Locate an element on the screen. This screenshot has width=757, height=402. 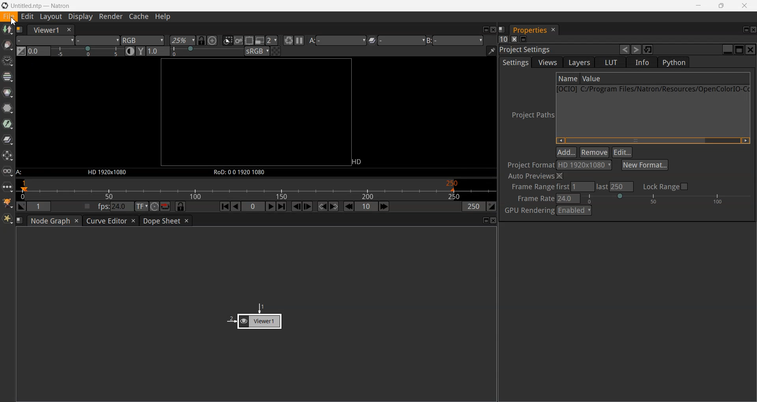
Display is located at coordinates (80, 17).